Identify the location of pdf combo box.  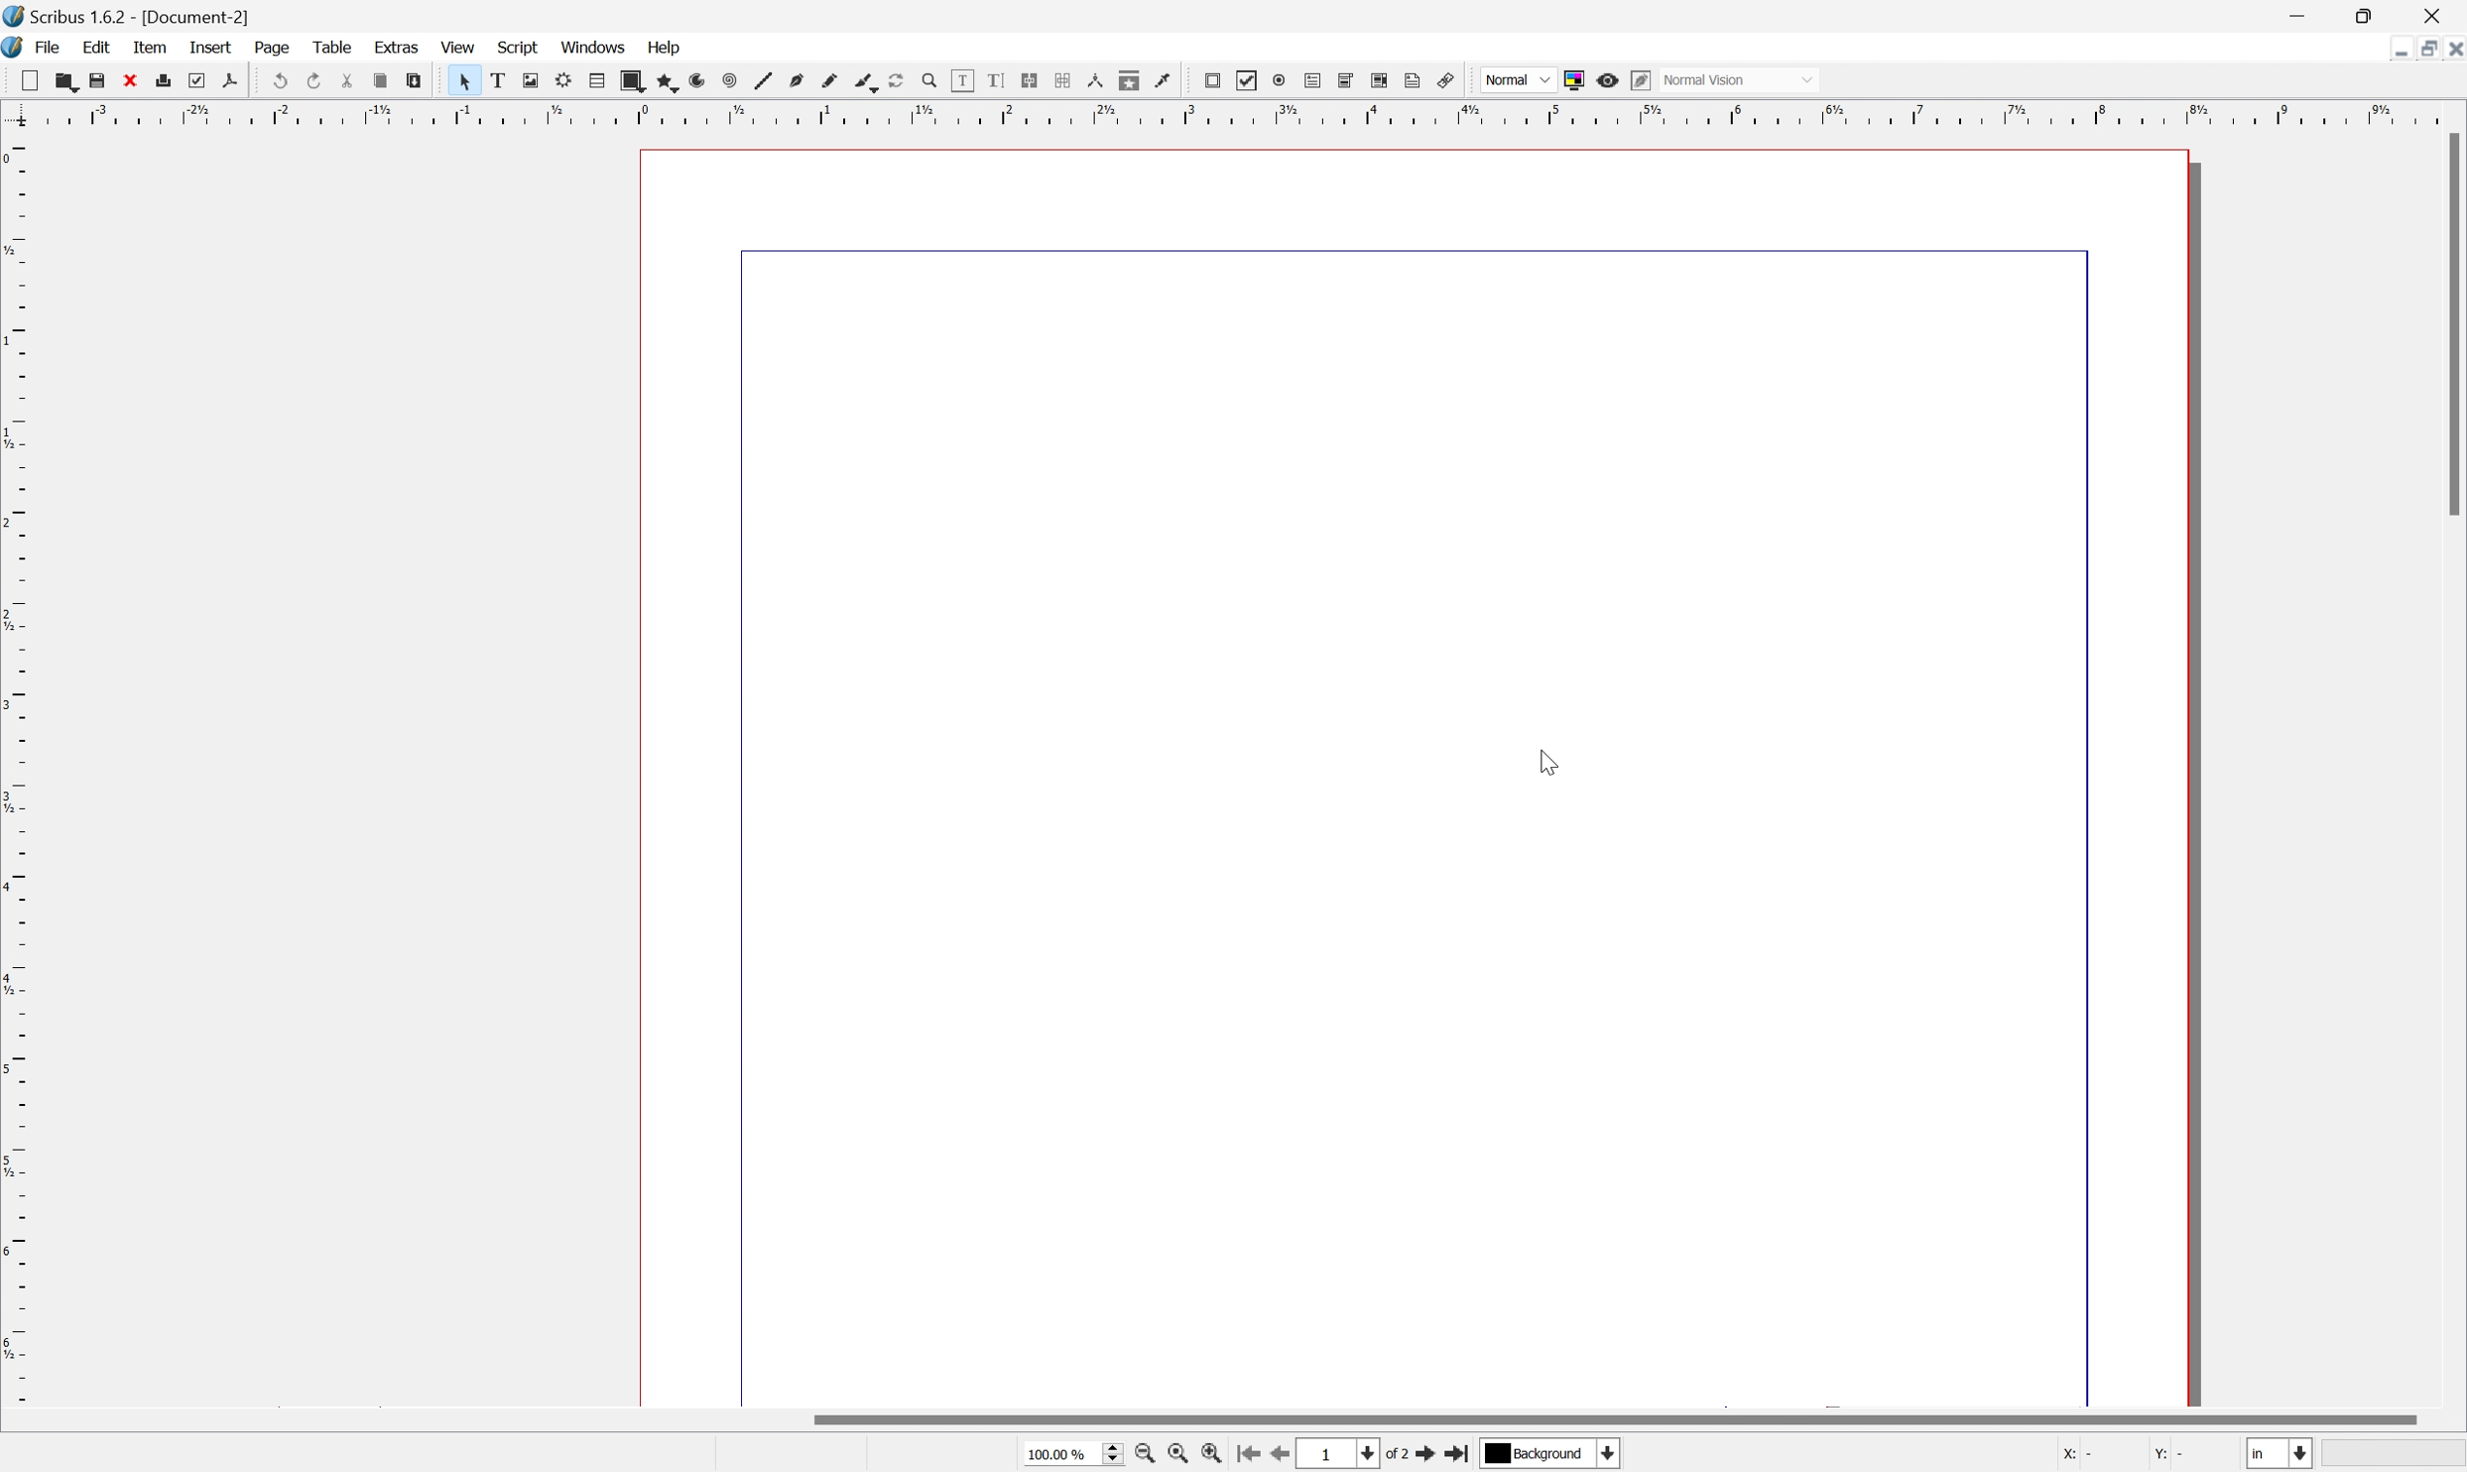
(1348, 78).